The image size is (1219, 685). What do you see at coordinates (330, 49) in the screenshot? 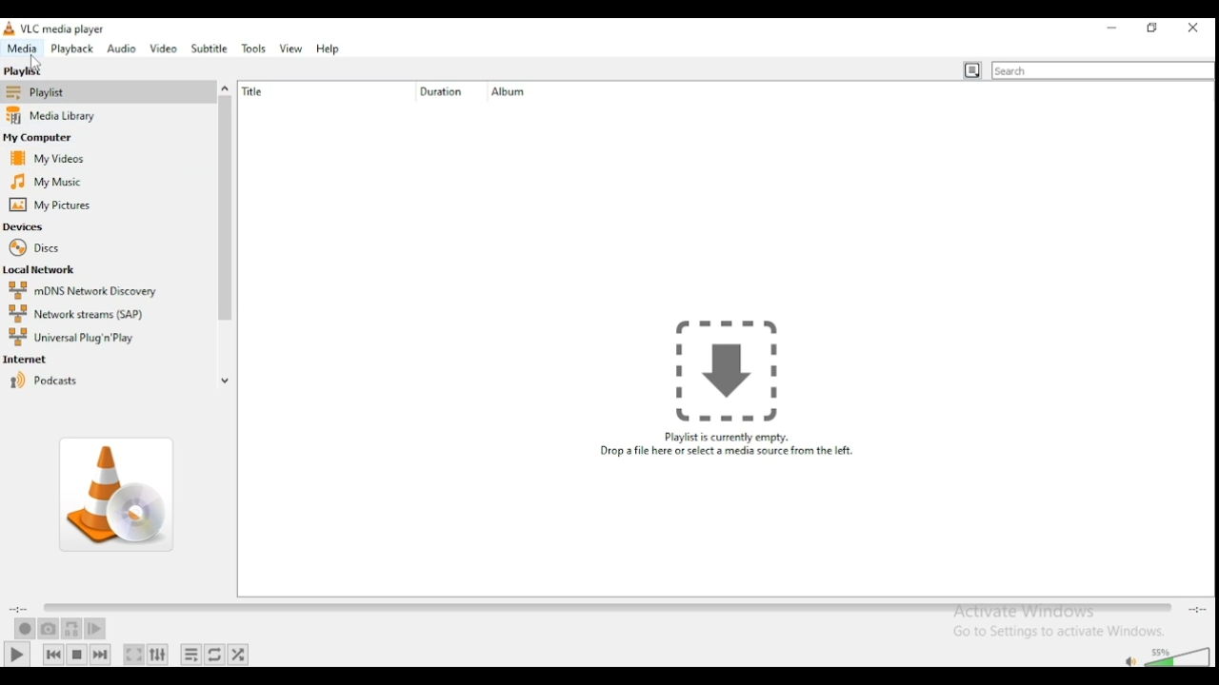
I see `help` at bounding box center [330, 49].